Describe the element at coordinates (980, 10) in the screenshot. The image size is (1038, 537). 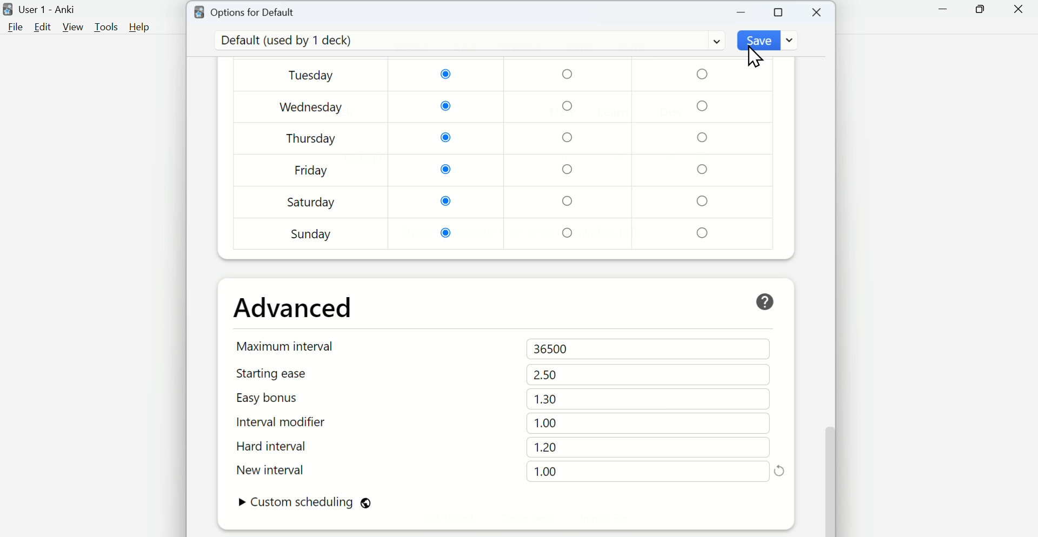
I see `Maximize` at that location.